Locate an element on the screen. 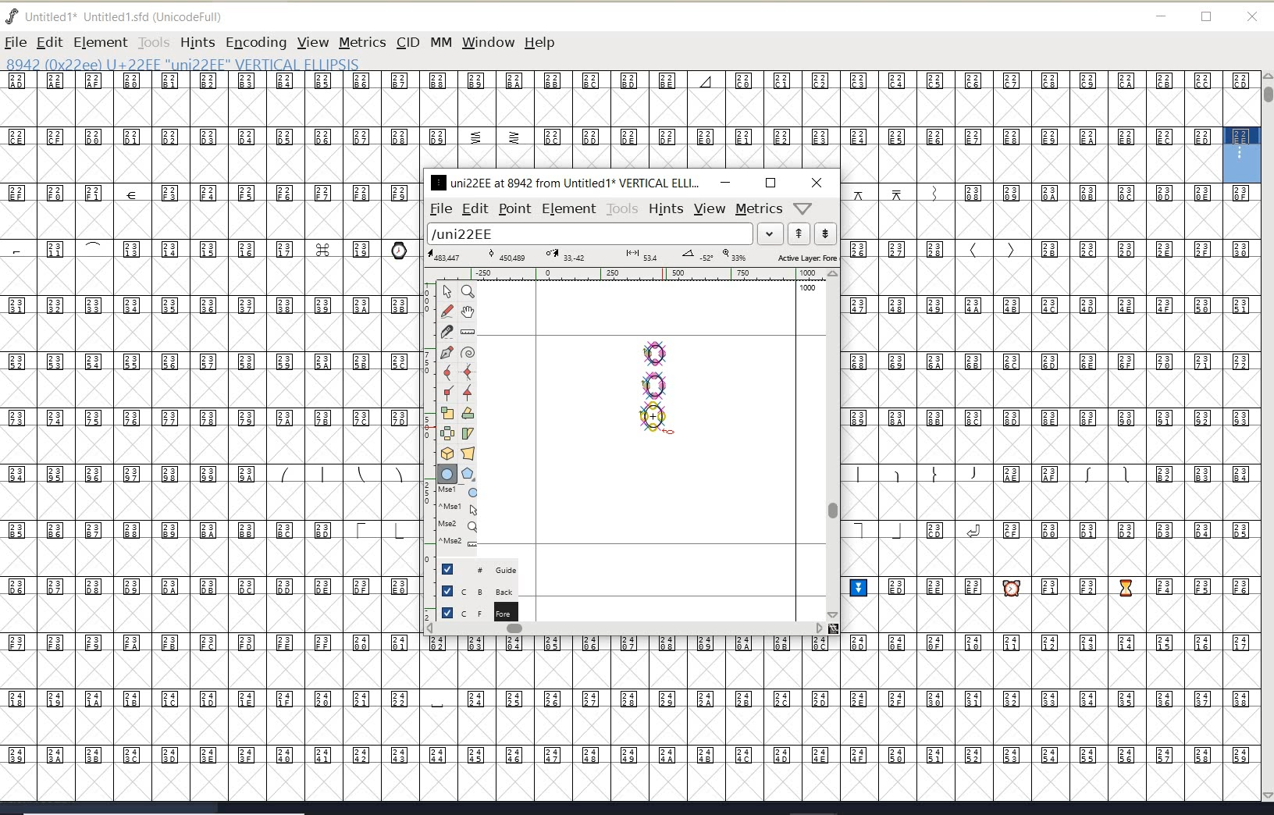 The image size is (1274, 815). scrollbar is located at coordinates (831, 444).